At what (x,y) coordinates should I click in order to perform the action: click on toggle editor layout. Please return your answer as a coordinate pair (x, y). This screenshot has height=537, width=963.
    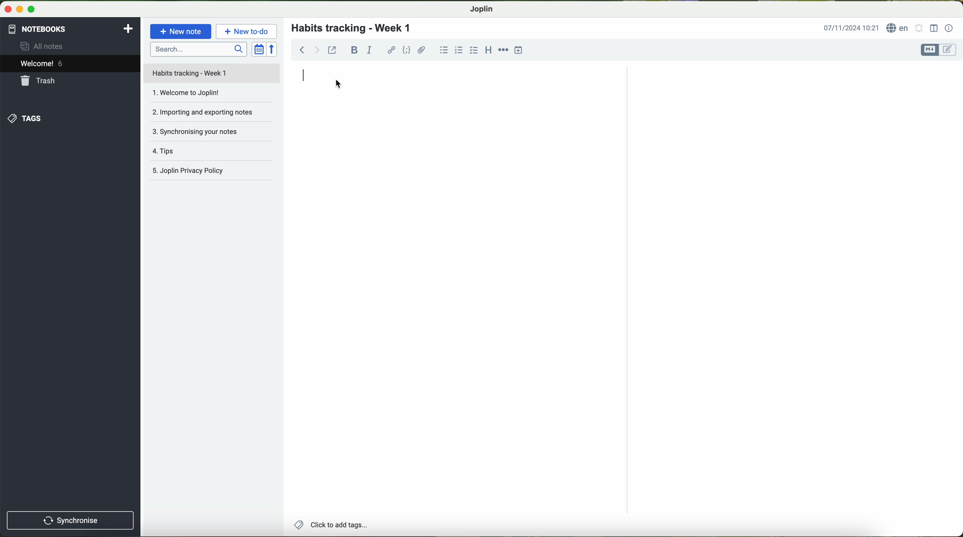
    Looking at the image, I should click on (934, 28).